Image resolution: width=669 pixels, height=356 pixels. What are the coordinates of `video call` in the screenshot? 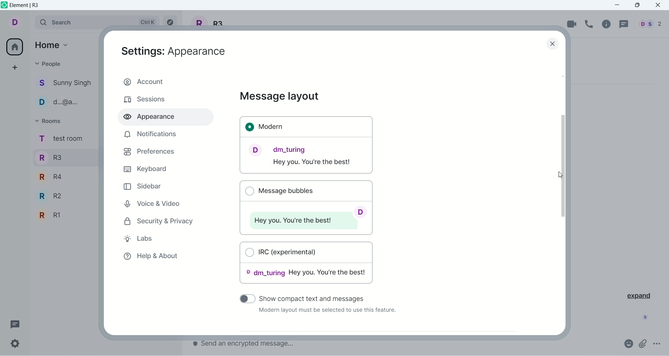 It's located at (572, 24).